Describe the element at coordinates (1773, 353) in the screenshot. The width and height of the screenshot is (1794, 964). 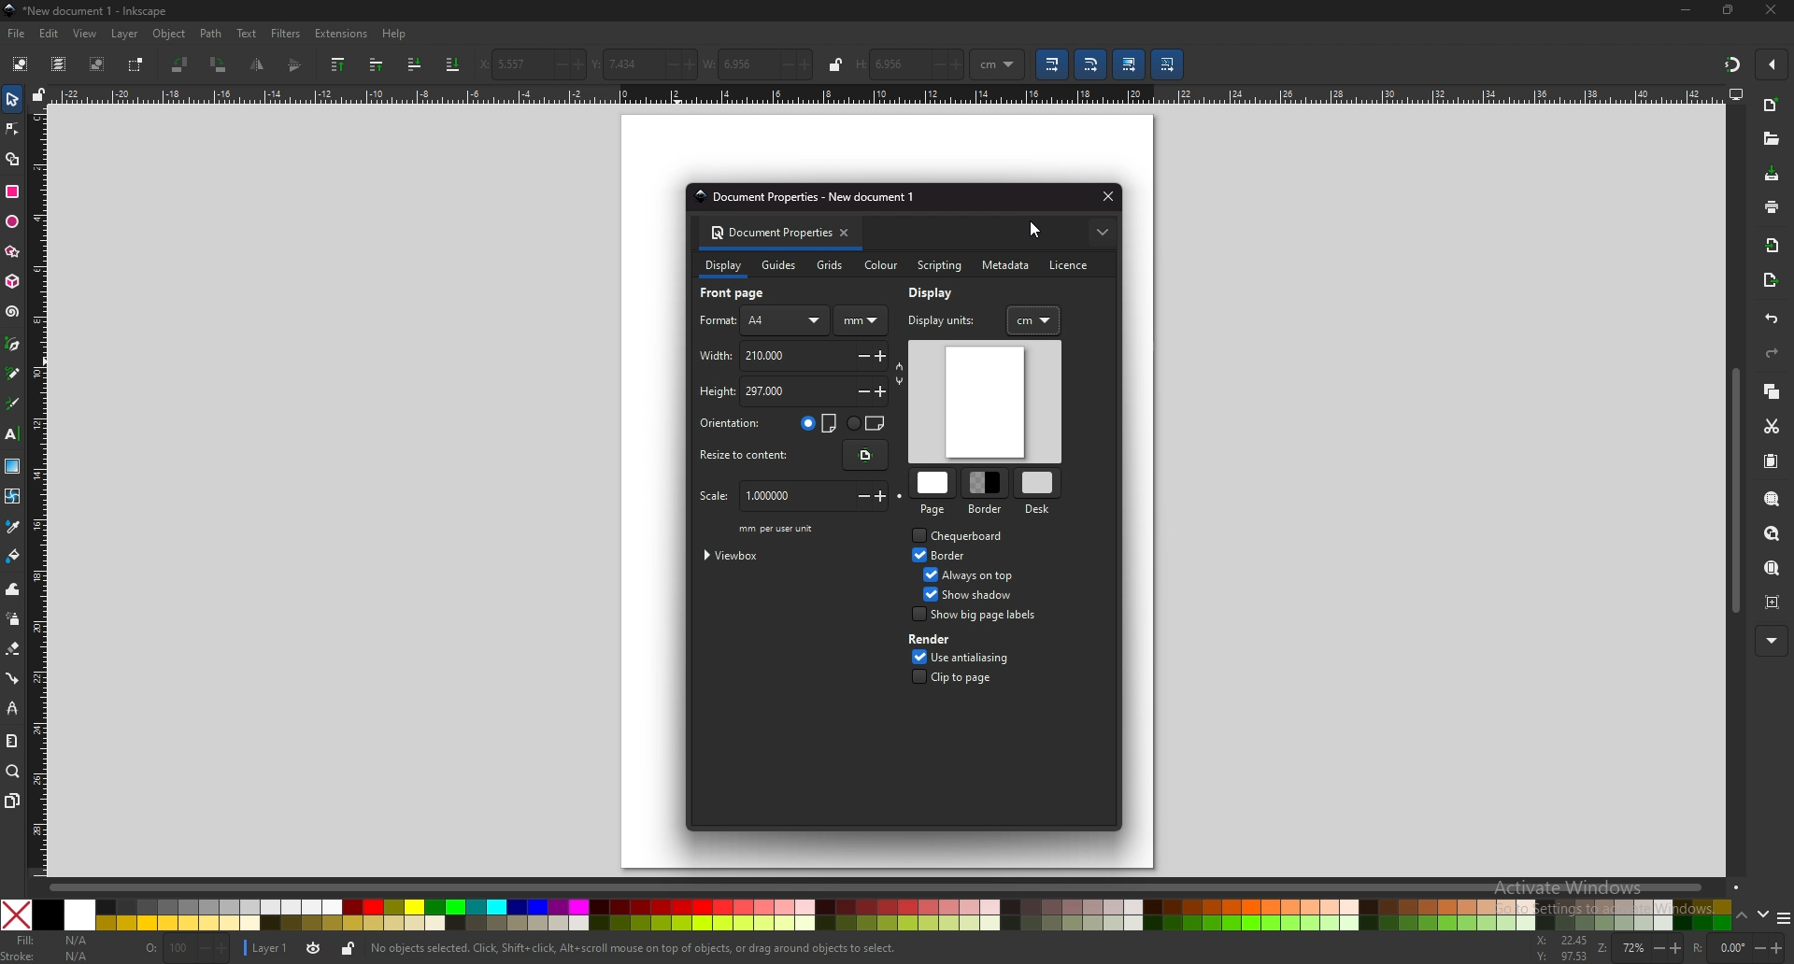
I see `redo` at that location.